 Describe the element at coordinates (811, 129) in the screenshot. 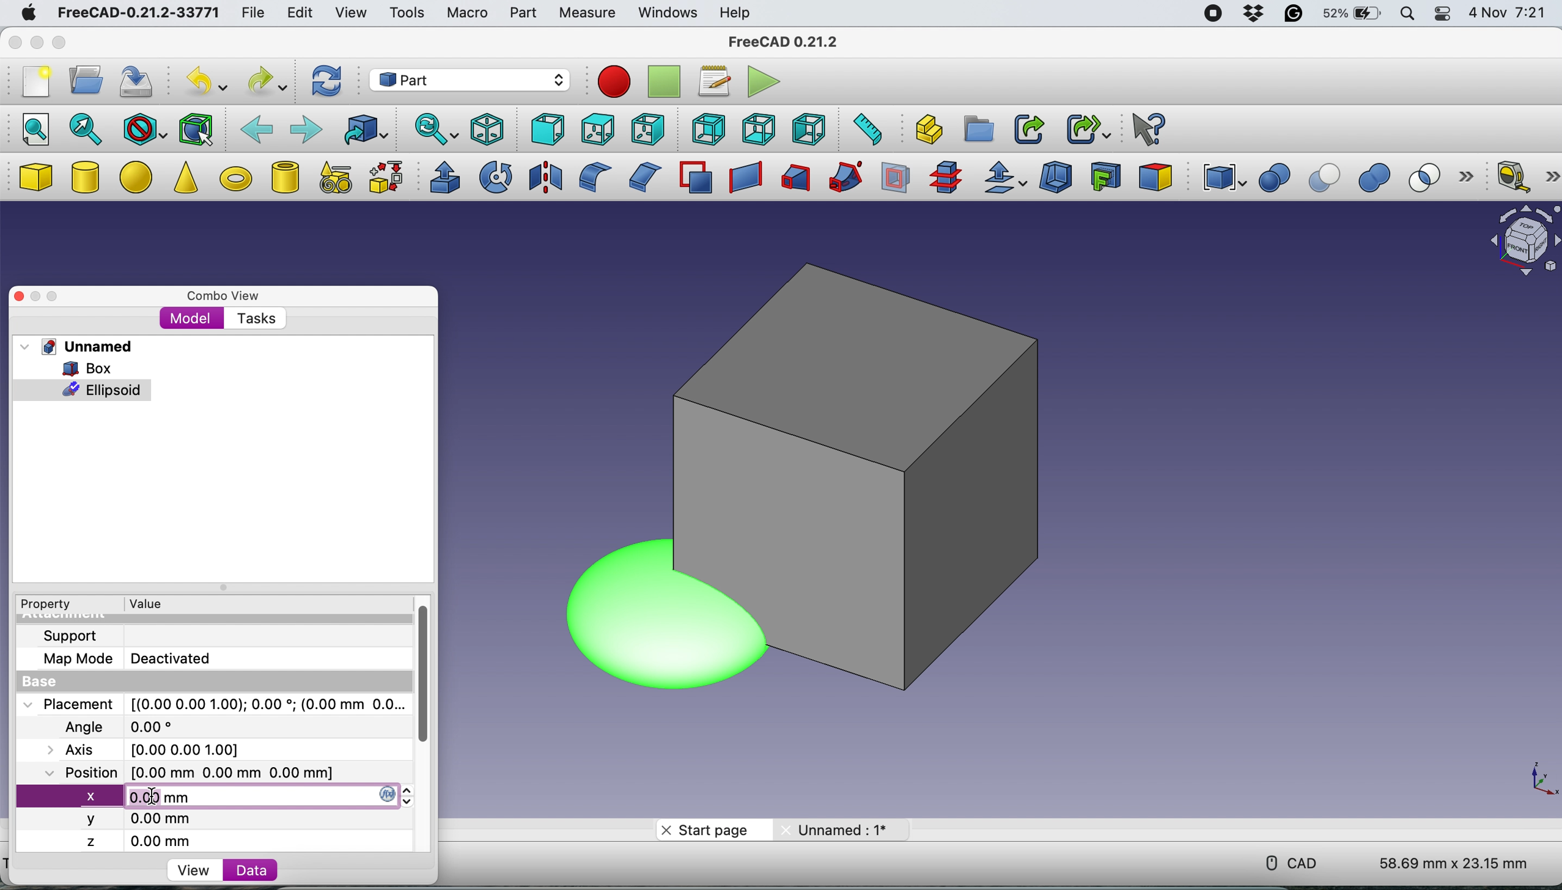

I see `left` at that location.